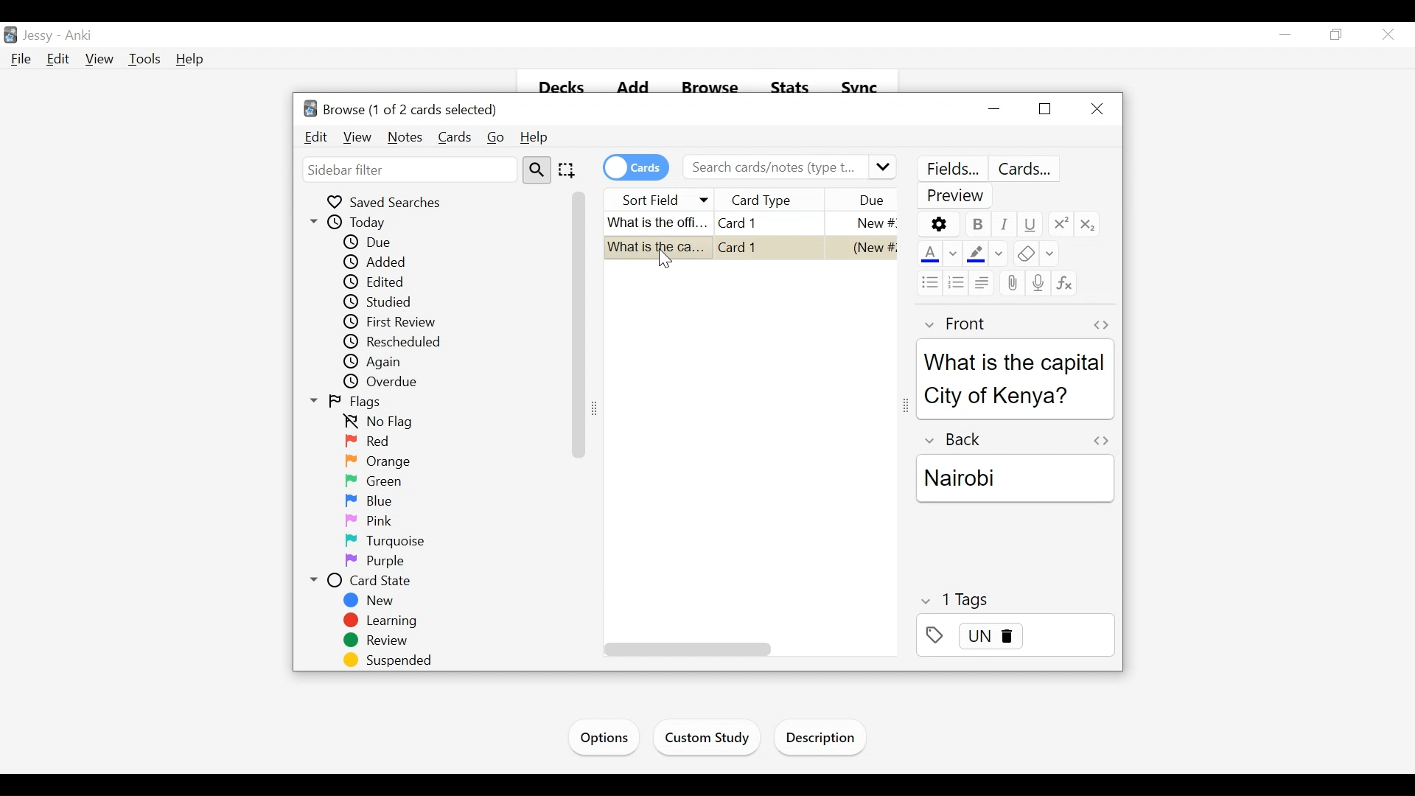  Describe the element at coordinates (720, 736) in the screenshot. I see `Create Deck` at that location.